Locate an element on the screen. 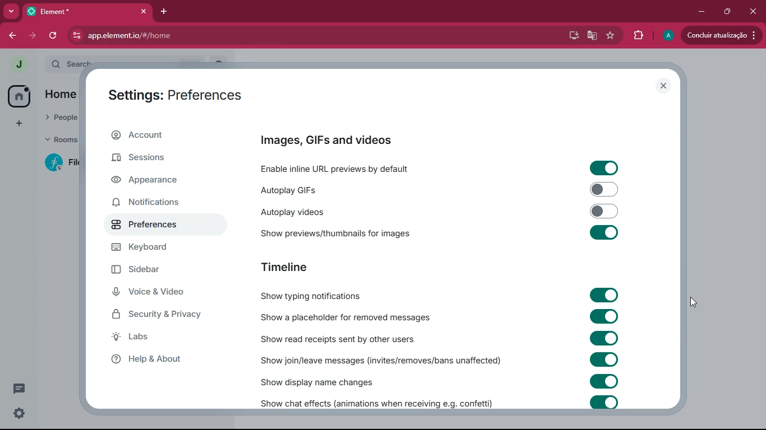  keyboard is located at coordinates (147, 248).